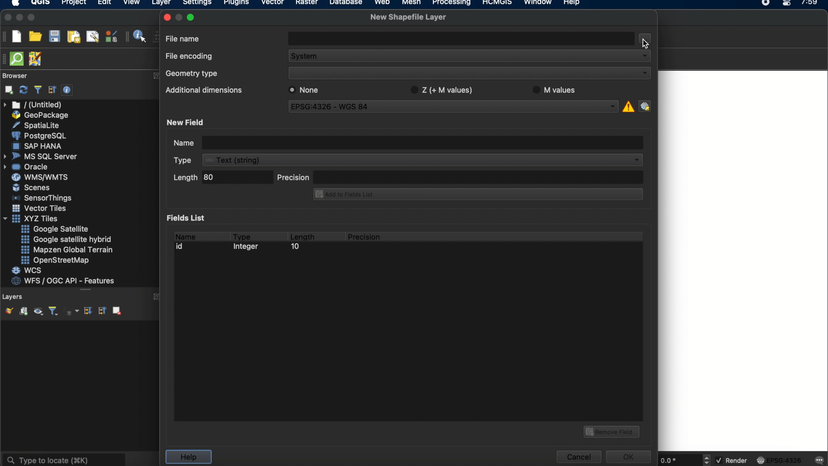  I want to click on close, so click(166, 17).